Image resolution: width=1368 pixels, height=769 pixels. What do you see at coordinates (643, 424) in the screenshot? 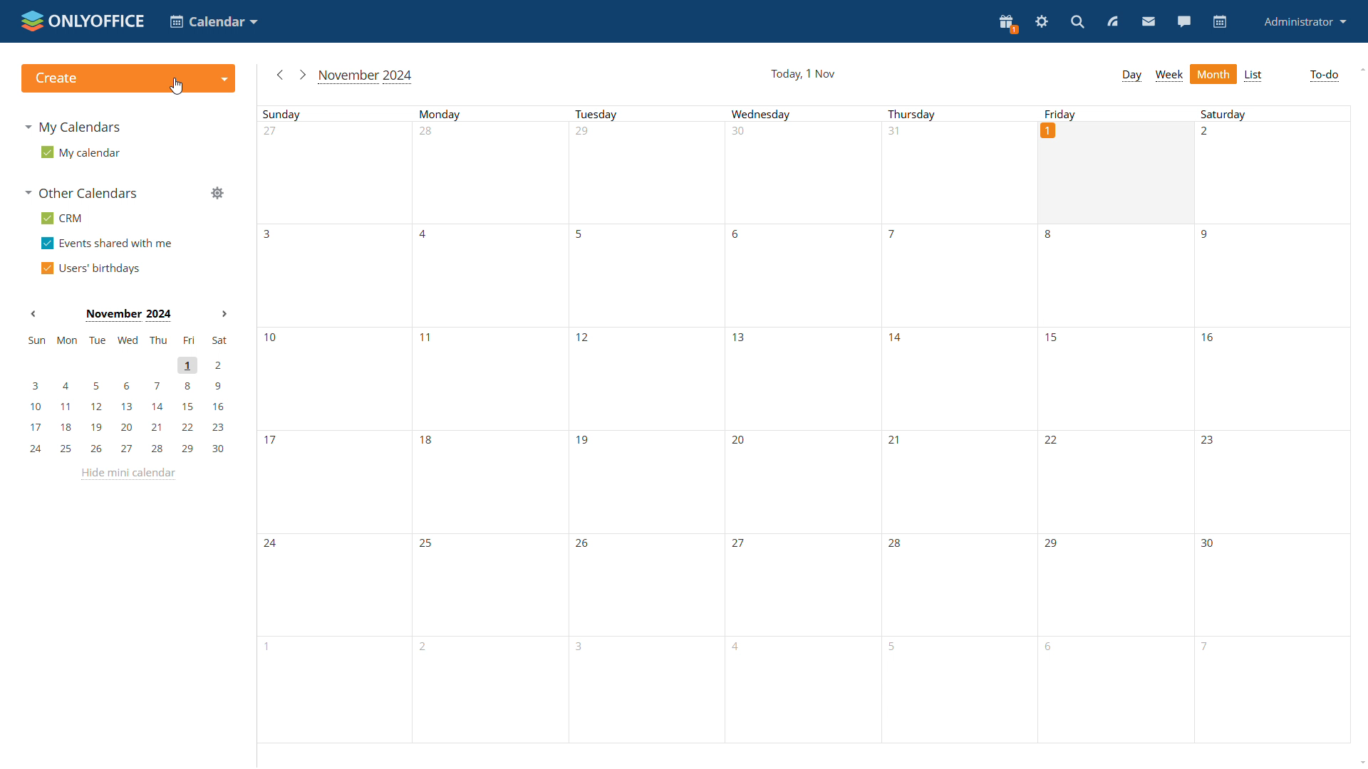
I see `Tuesday` at bounding box center [643, 424].